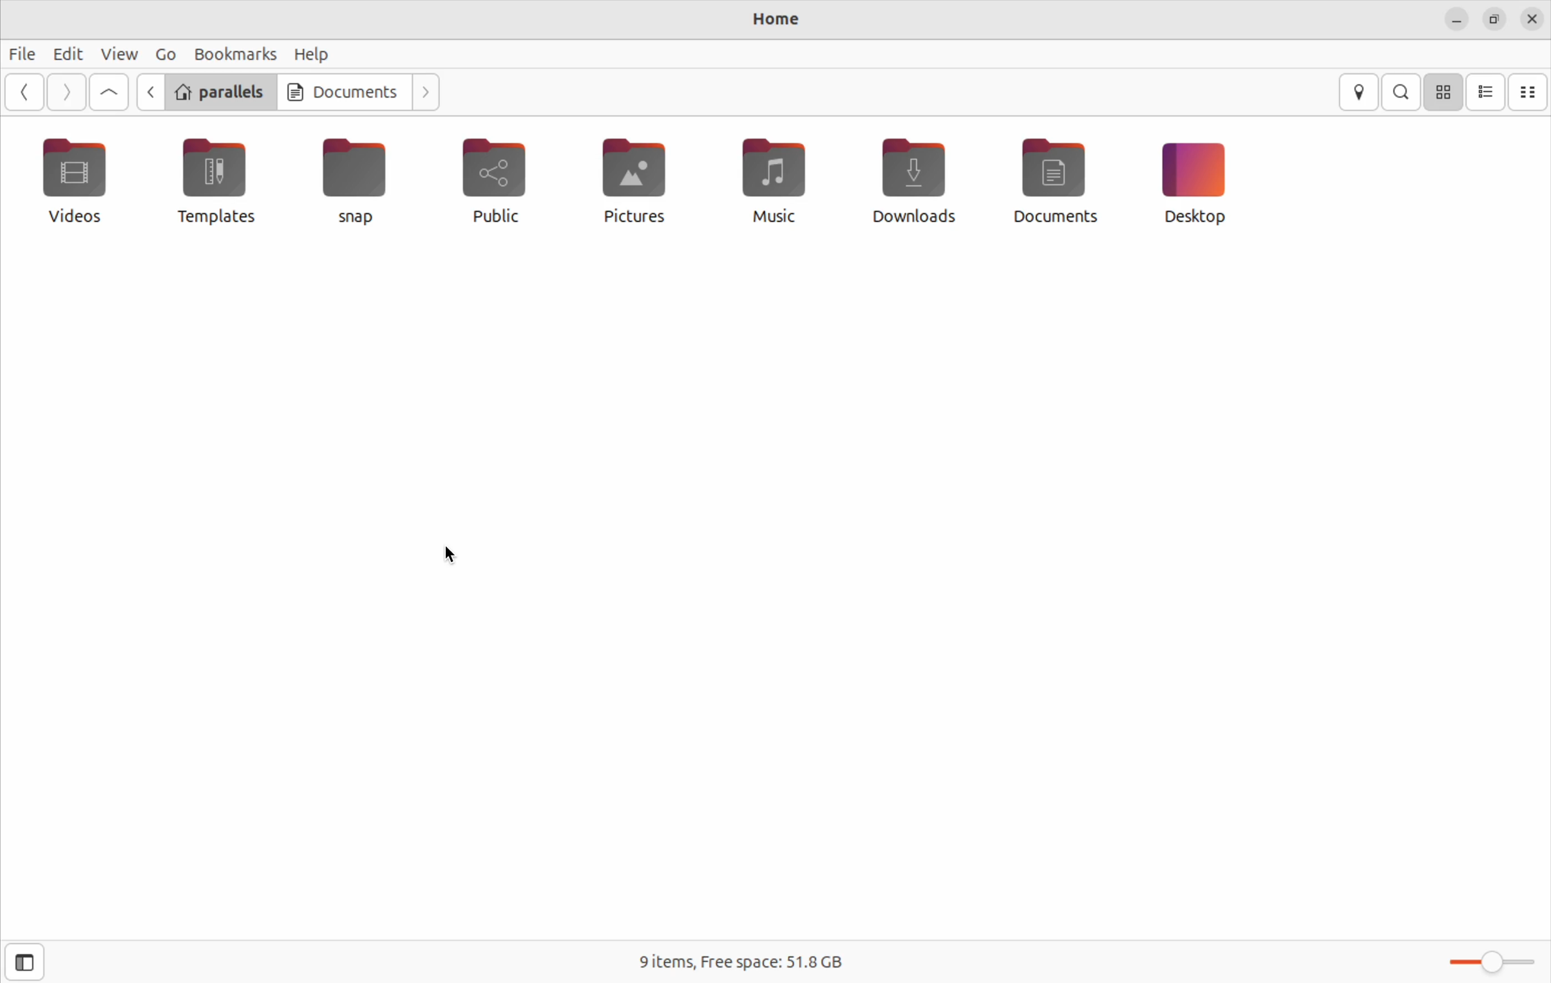 This screenshot has height=983, width=1551. Describe the element at coordinates (779, 178) in the screenshot. I see `music` at that location.